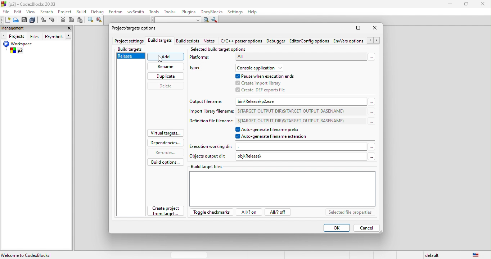 The height and width of the screenshot is (259, 491). I want to click on console application, so click(262, 68).